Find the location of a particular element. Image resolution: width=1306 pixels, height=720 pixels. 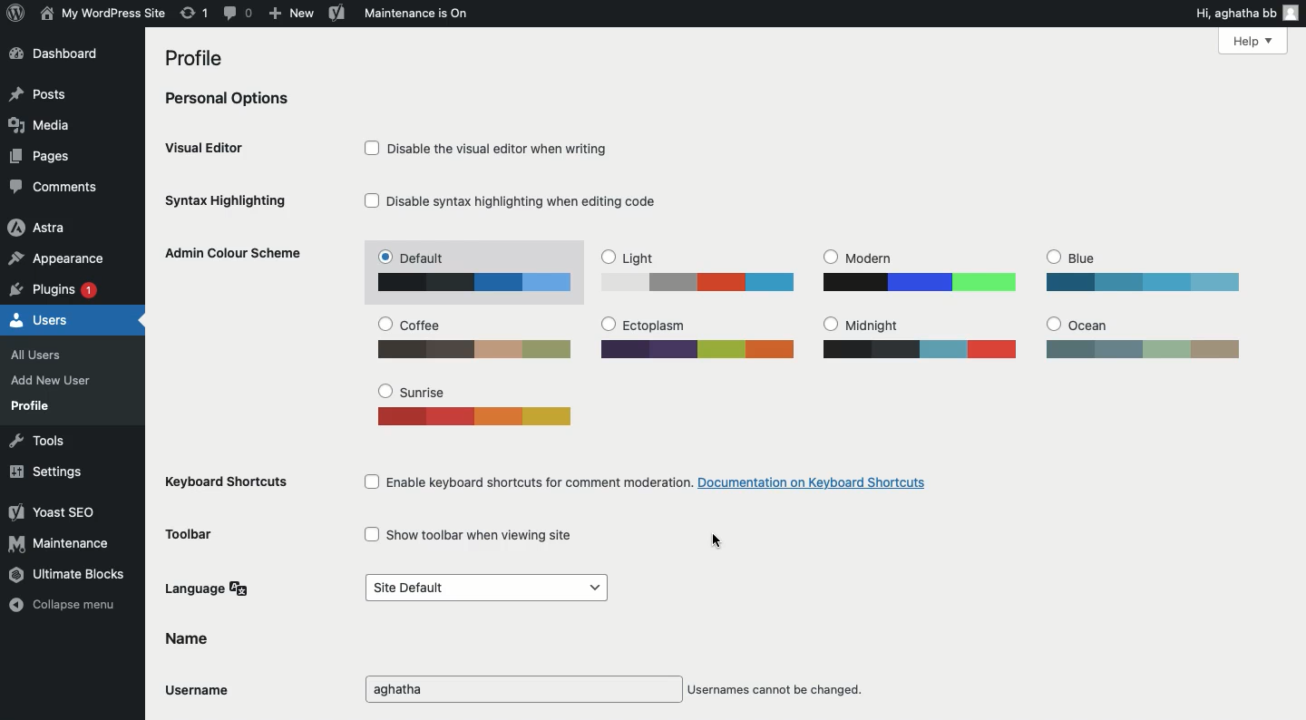

Help is located at coordinates (1252, 42).